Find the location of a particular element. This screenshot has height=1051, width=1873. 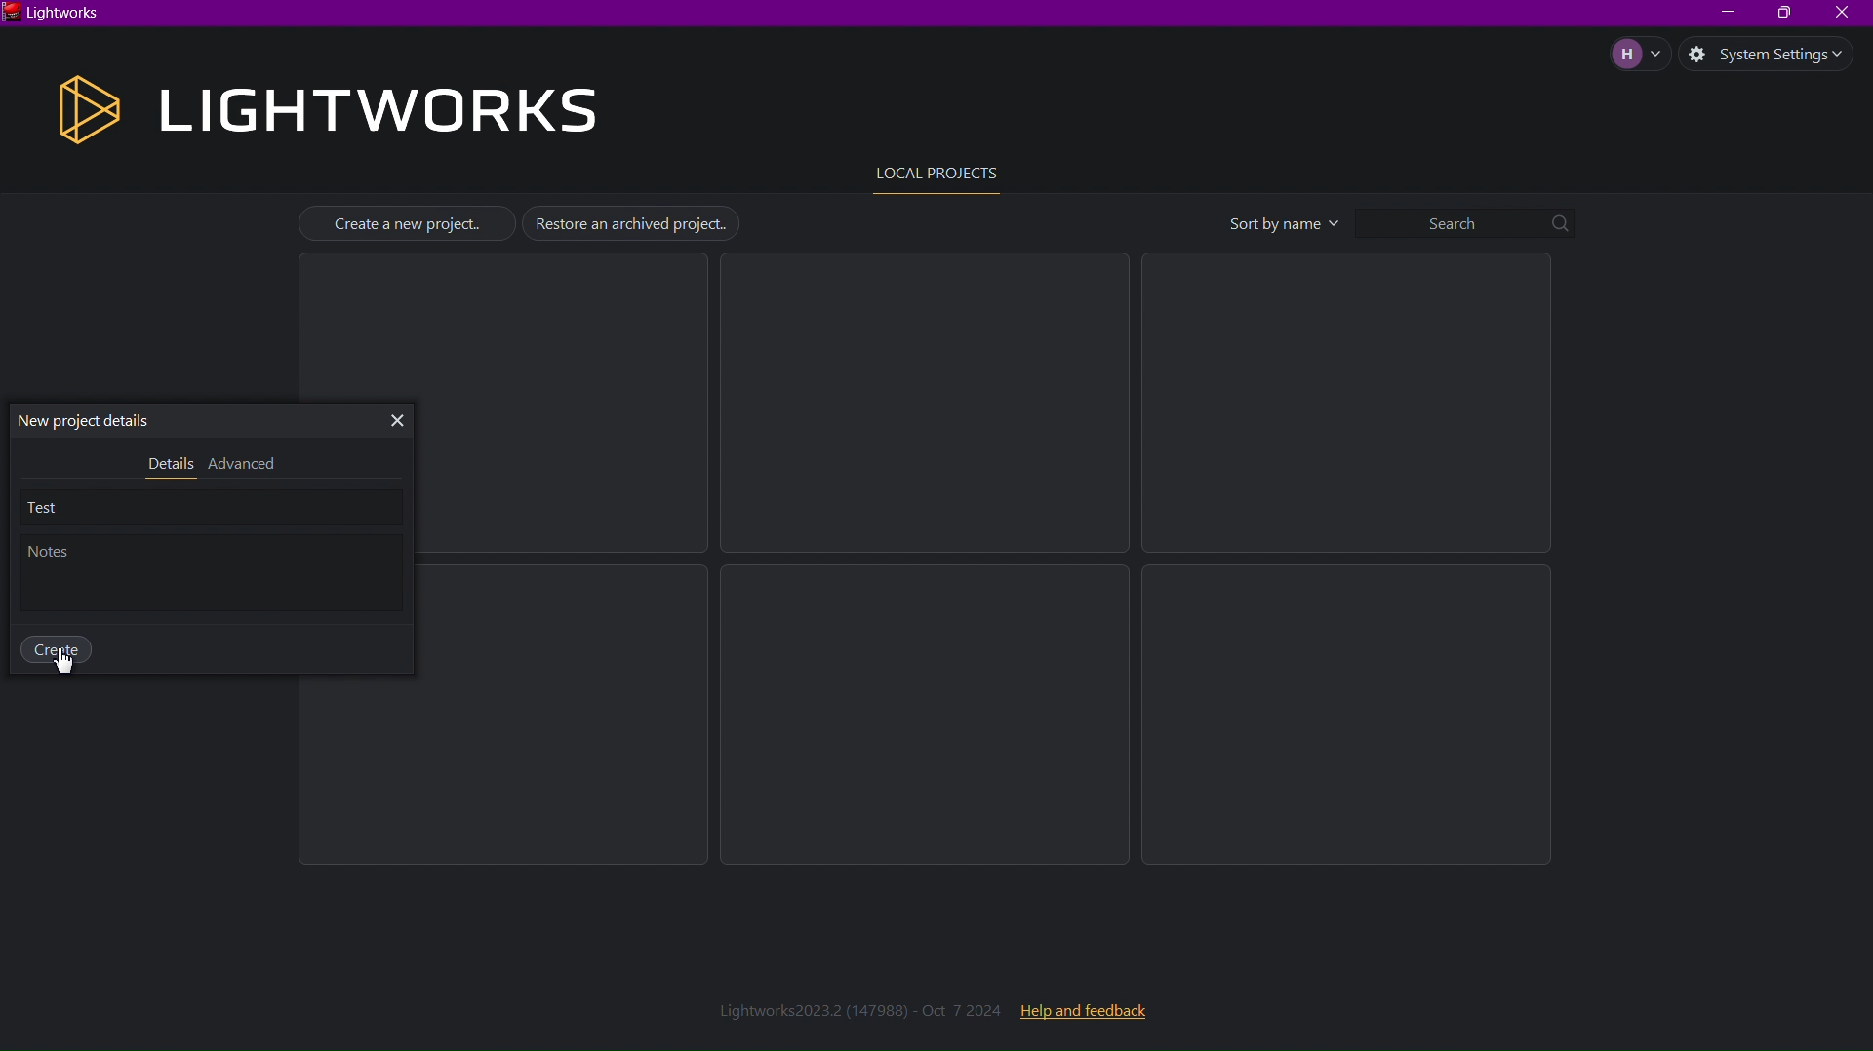

Local Projects is located at coordinates (933, 175).